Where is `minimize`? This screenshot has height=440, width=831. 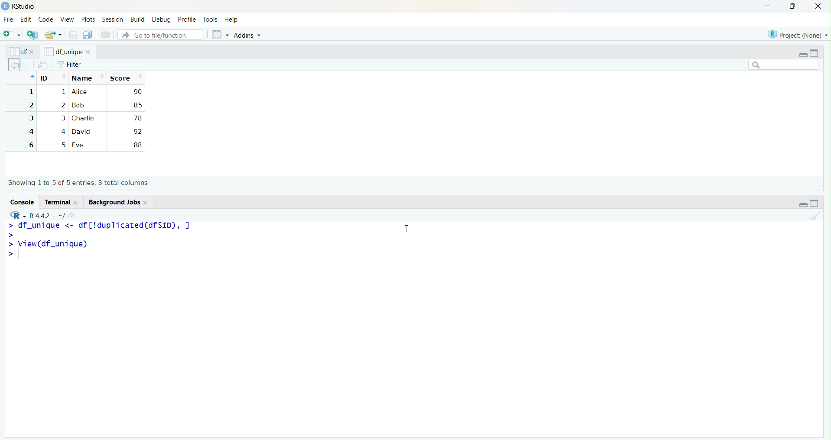 minimize is located at coordinates (767, 7).